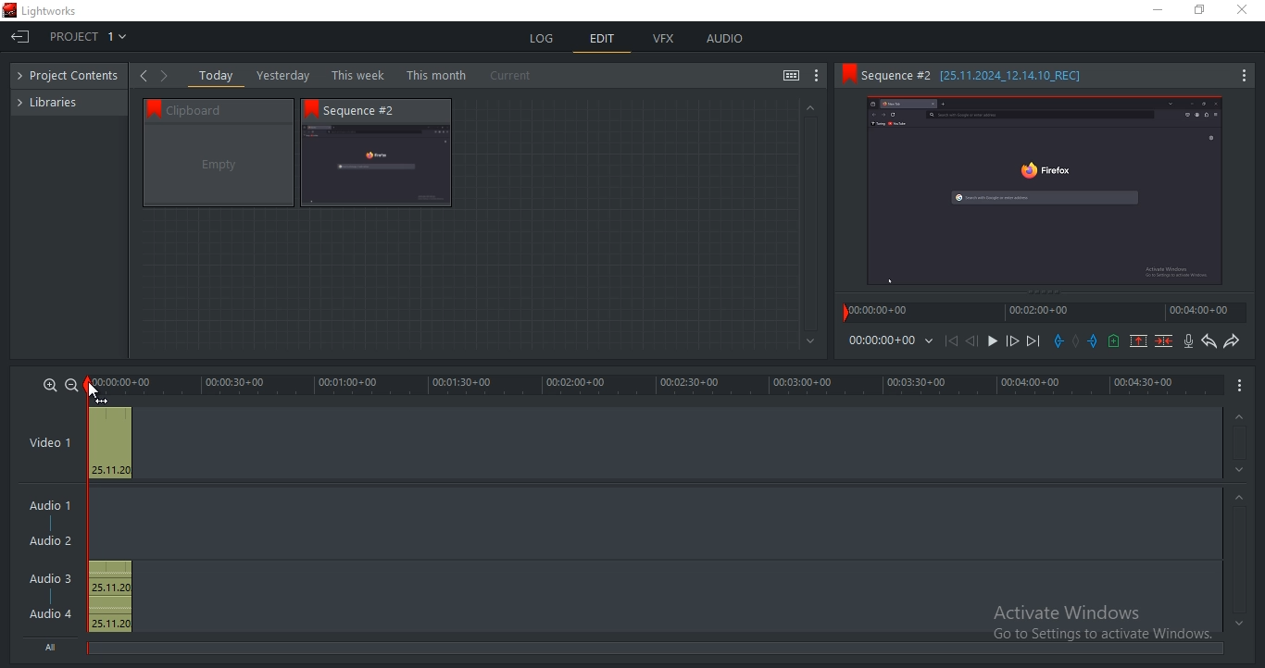 The height and width of the screenshot is (668, 1265). Describe the element at coordinates (110, 440) in the screenshot. I see `video` at that location.